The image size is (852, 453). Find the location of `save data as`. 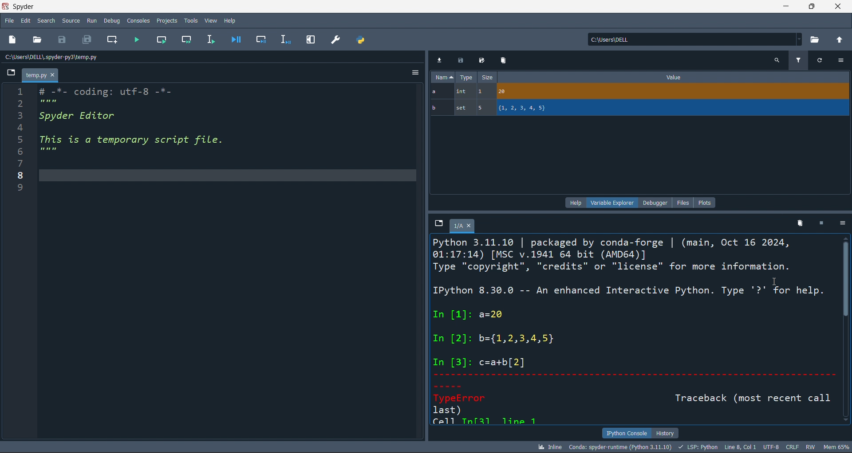

save data as is located at coordinates (480, 61).